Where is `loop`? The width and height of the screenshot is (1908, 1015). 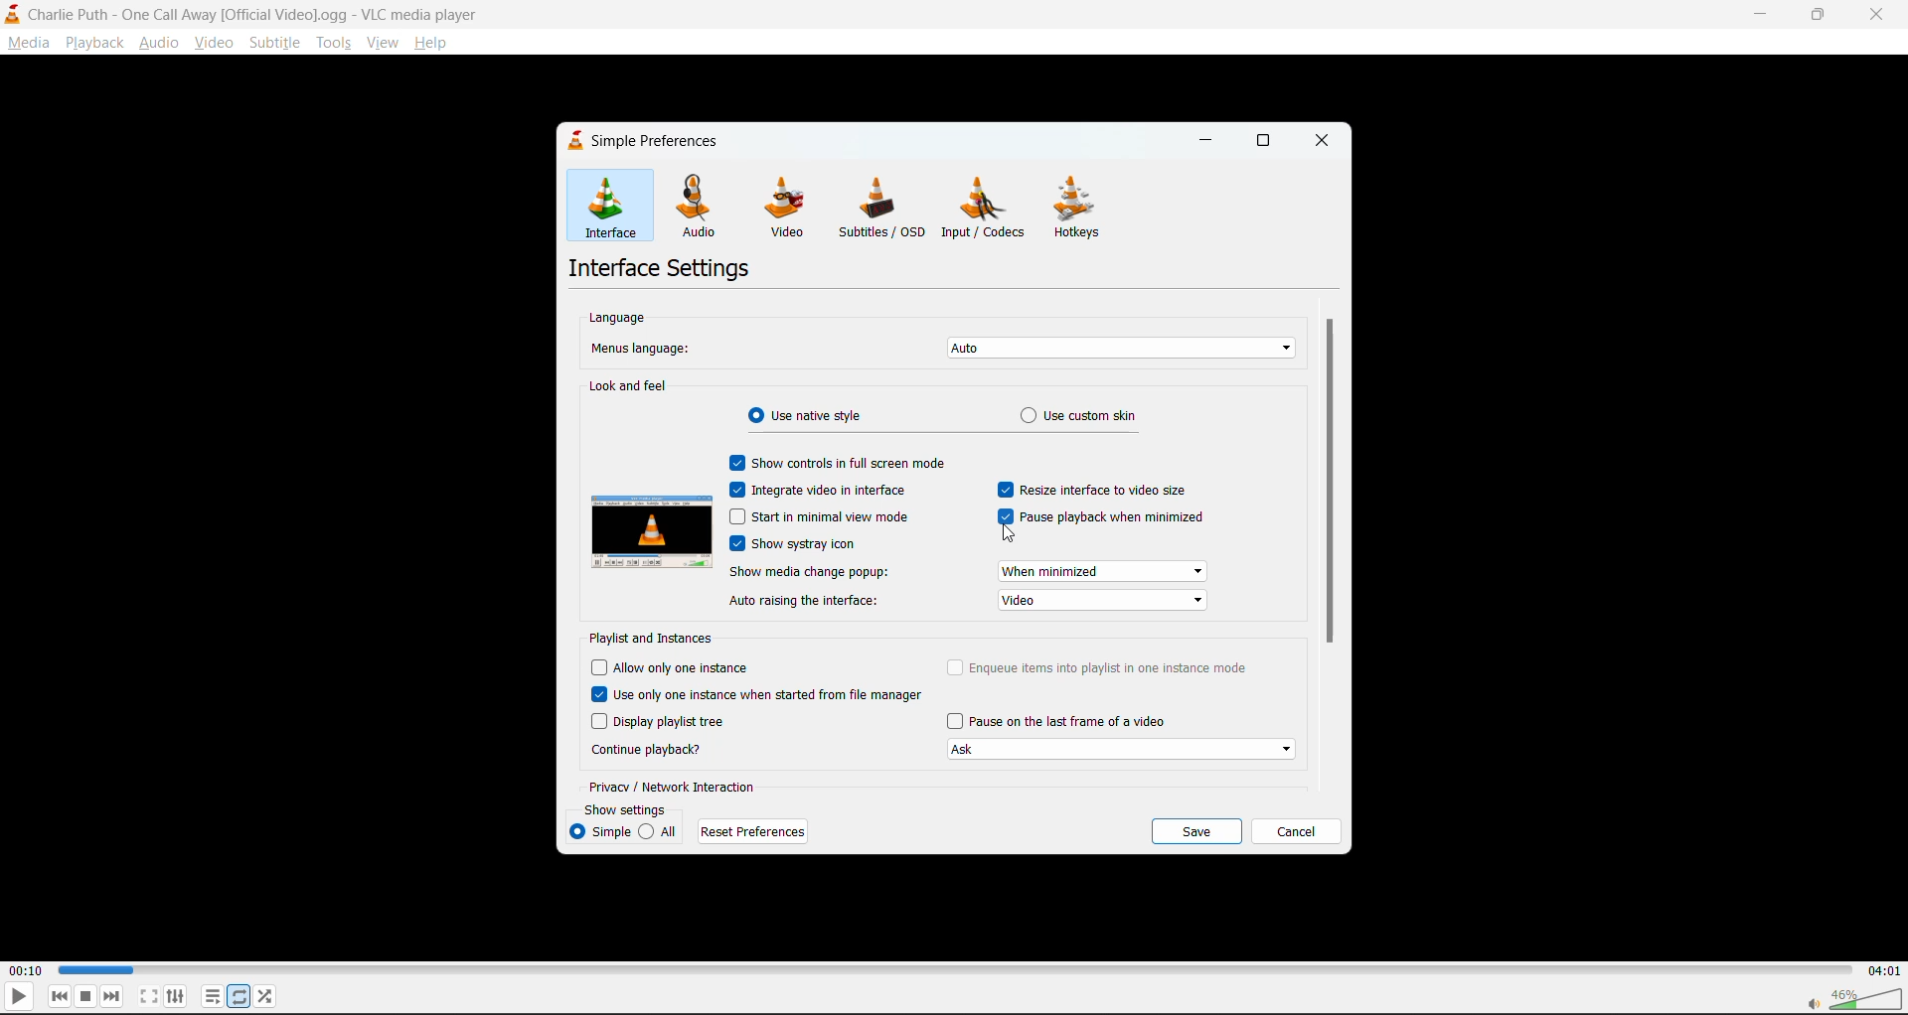 loop is located at coordinates (239, 997).